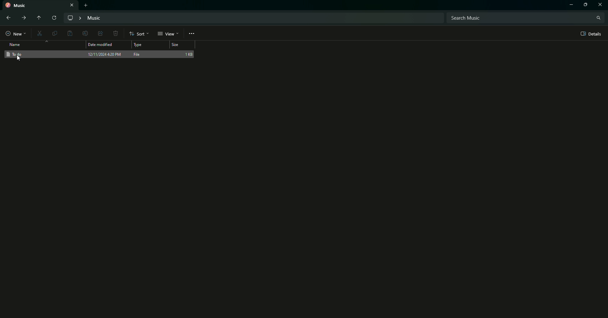  Describe the element at coordinates (193, 35) in the screenshot. I see `More options` at that location.